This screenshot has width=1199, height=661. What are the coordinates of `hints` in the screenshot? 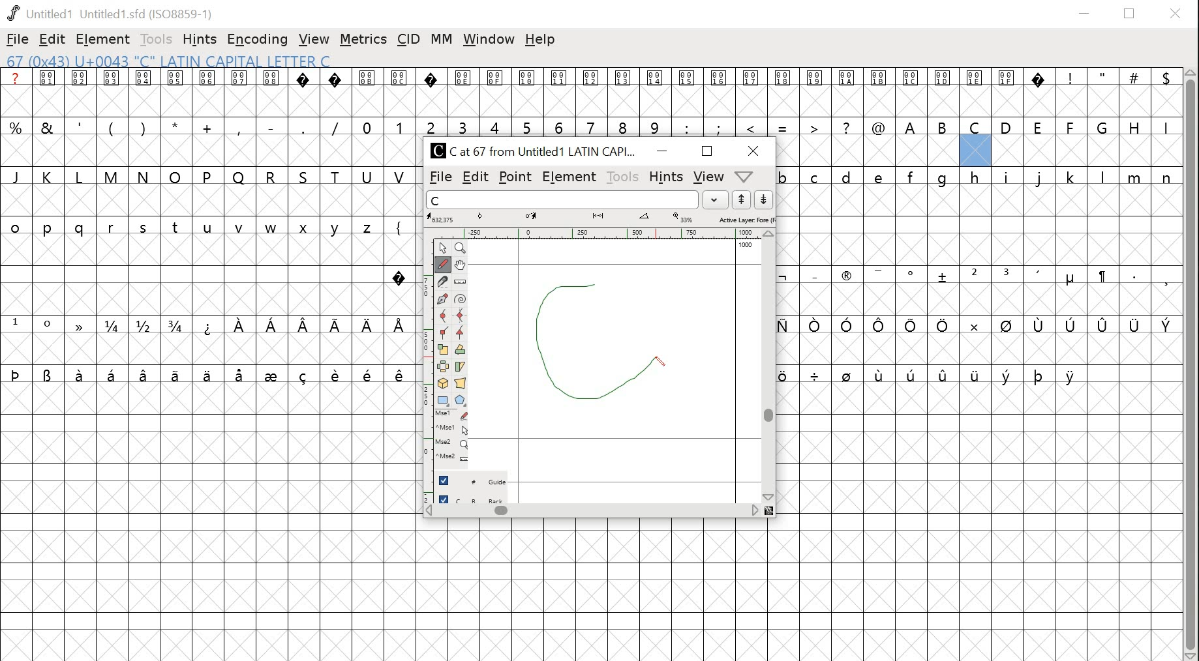 It's located at (665, 177).